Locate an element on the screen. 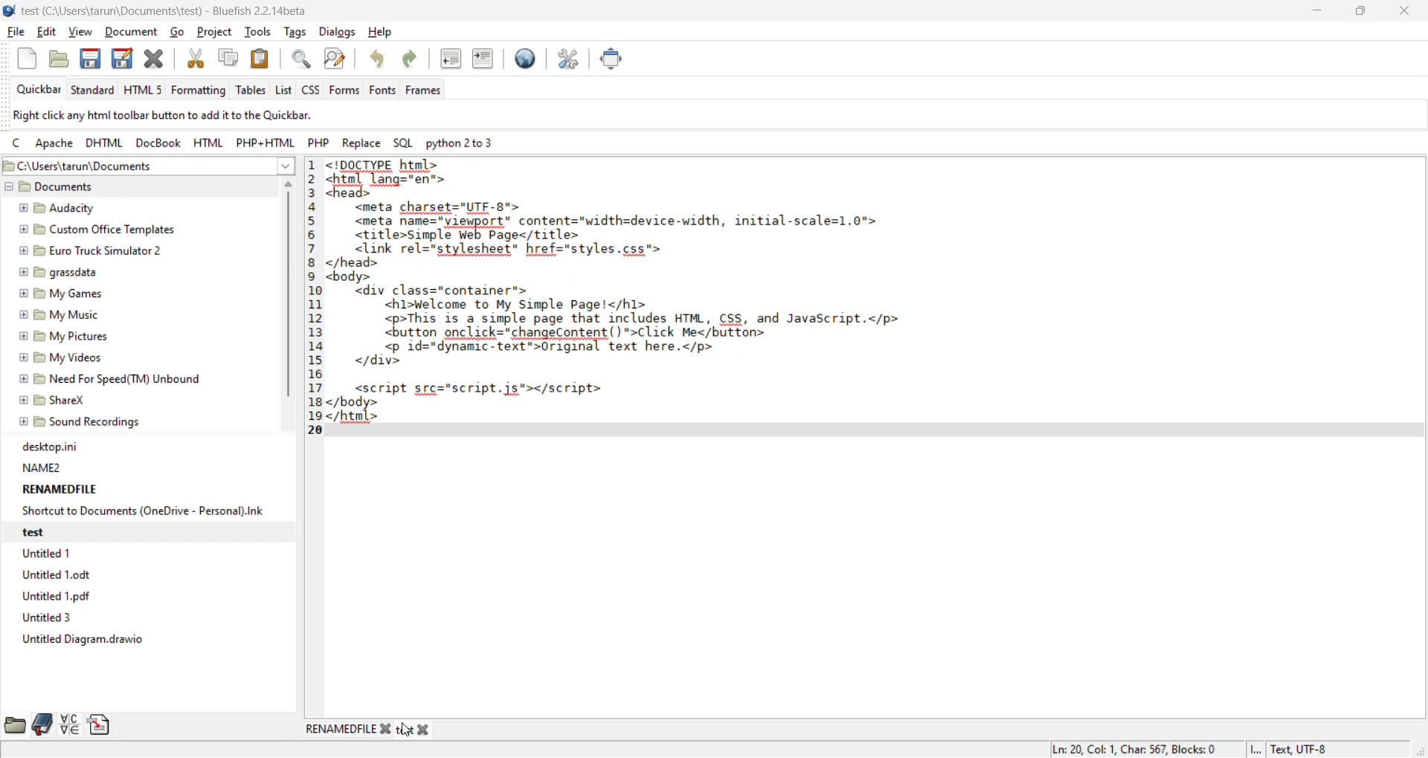 This screenshot has height=758, width=1428. go is located at coordinates (181, 33).